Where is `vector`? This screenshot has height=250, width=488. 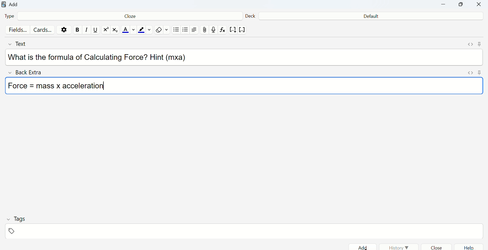 vector is located at coordinates (243, 30).